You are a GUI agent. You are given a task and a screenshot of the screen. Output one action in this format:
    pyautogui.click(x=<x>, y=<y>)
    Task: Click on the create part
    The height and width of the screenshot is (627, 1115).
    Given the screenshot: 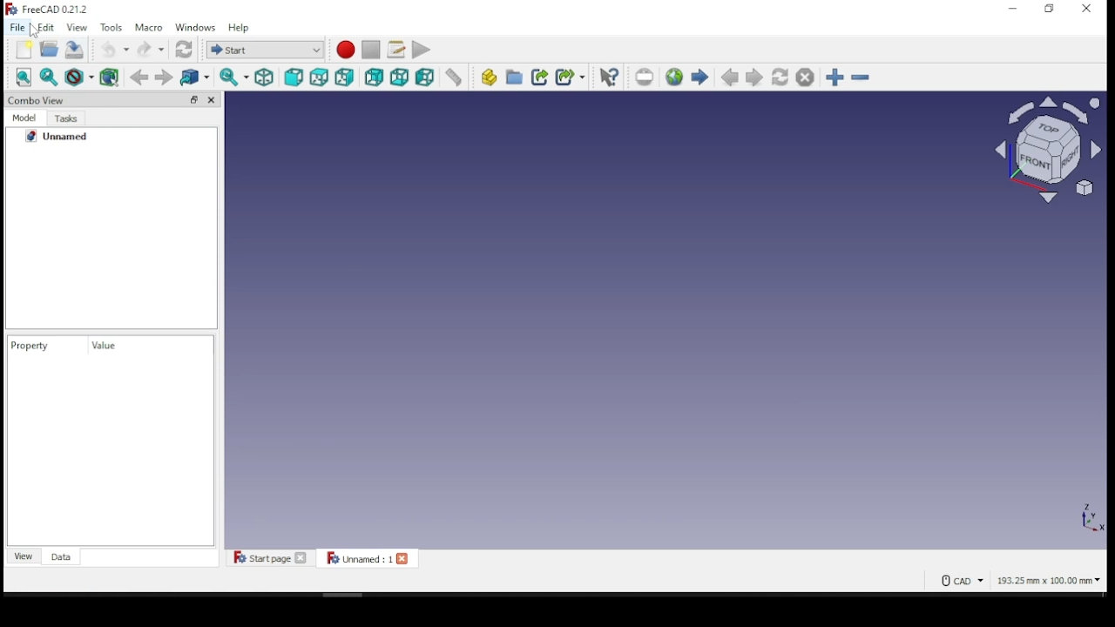 What is the action you would take?
    pyautogui.click(x=488, y=77)
    